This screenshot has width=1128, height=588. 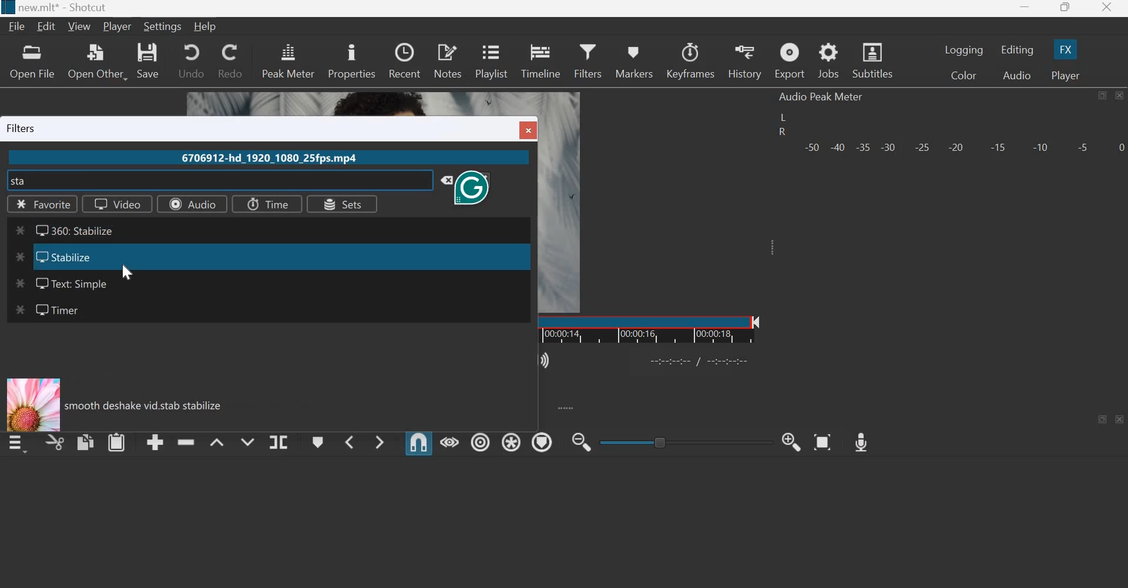 What do you see at coordinates (449, 441) in the screenshot?
I see `Scrub while dragging` at bounding box center [449, 441].